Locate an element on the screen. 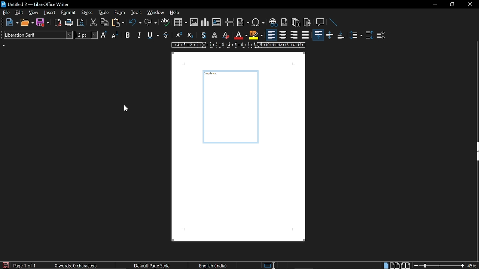 This screenshot has width=479, height=269. English(India) is located at coordinates (214, 265).